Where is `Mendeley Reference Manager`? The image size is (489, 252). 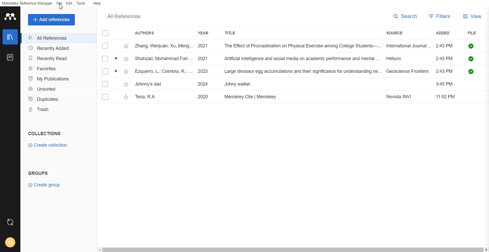
Mendeley Reference Manager is located at coordinates (27, 4).